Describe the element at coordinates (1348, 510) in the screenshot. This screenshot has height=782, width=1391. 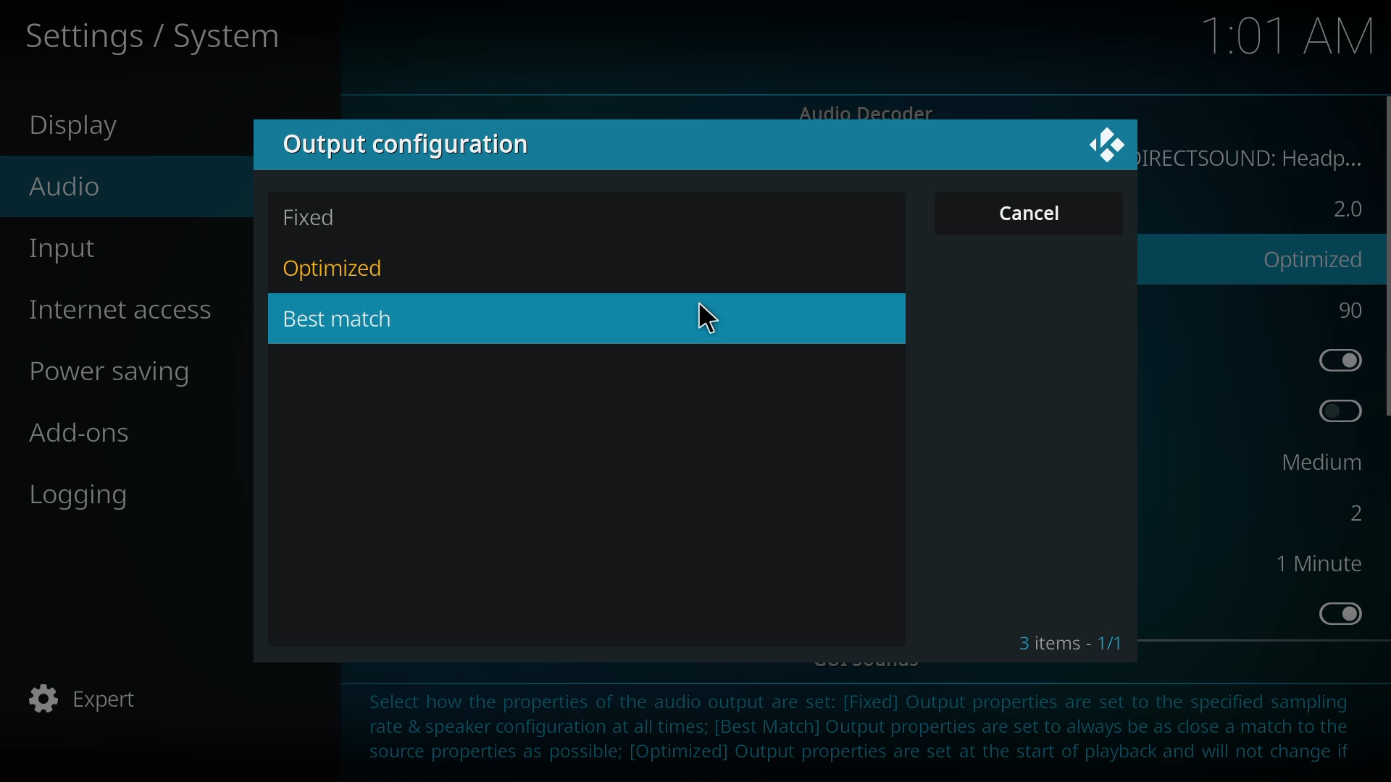
I see `2` at that location.